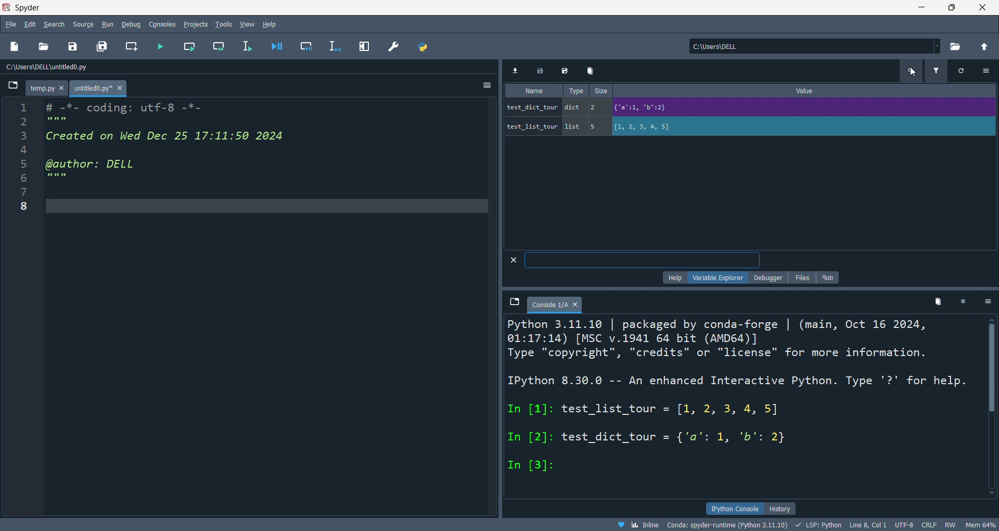 This screenshot has height=531, width=999. I want to click on delete, so click(588, 69).